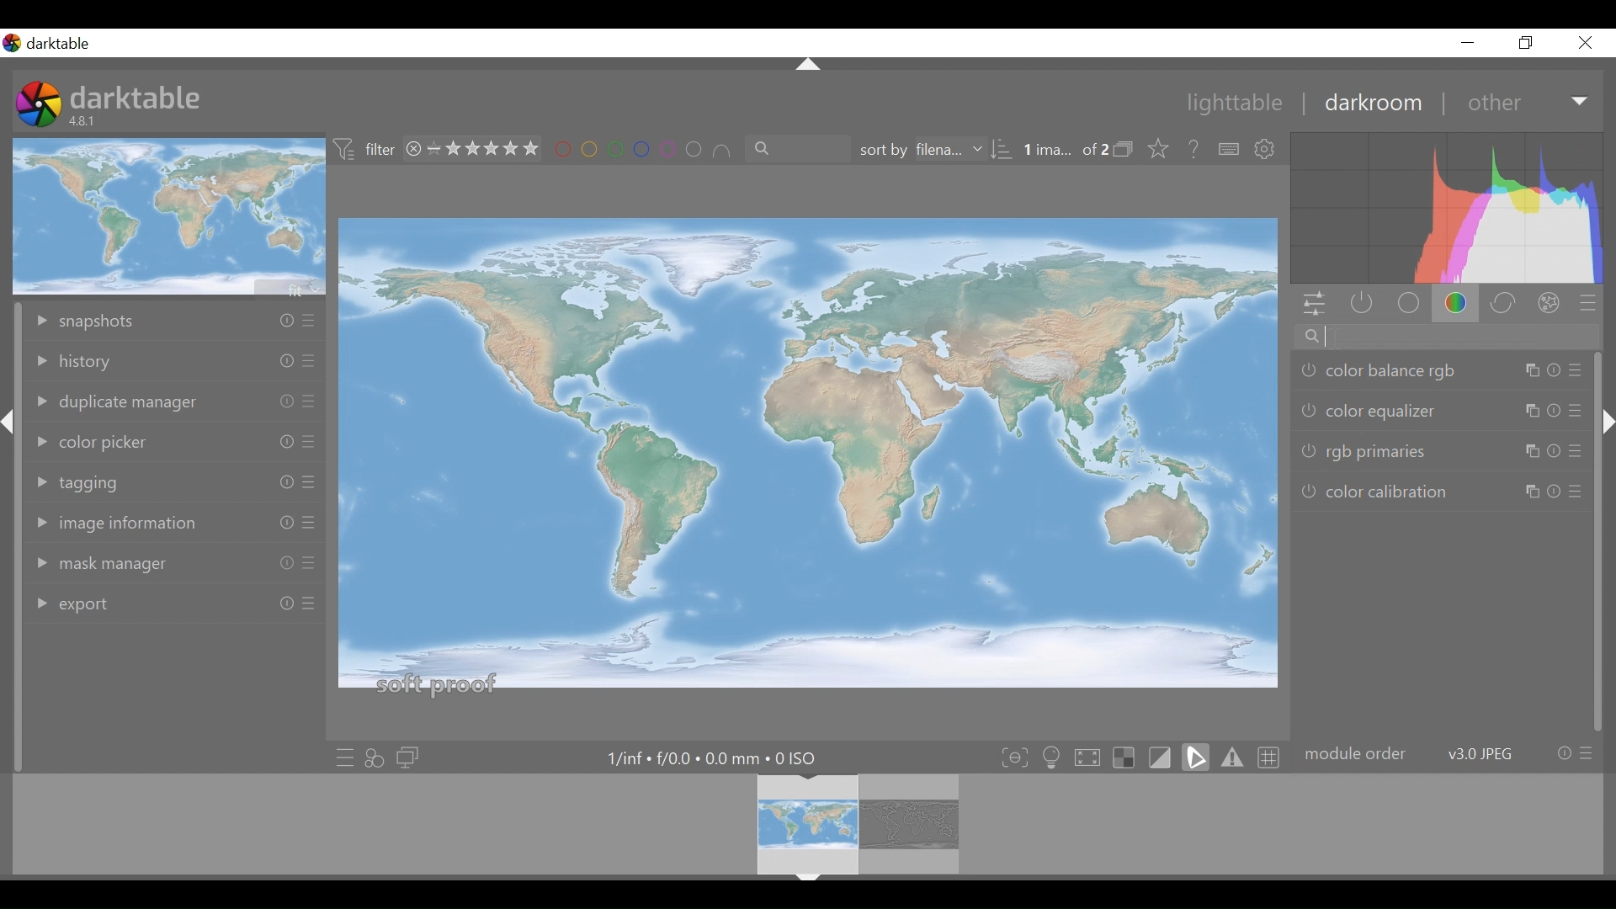 This screenshot has height=909, width=1616. What do you see at coordinates (1528, 43) in the screenshot?
I see `restore` at bounding box center [1528, 43].